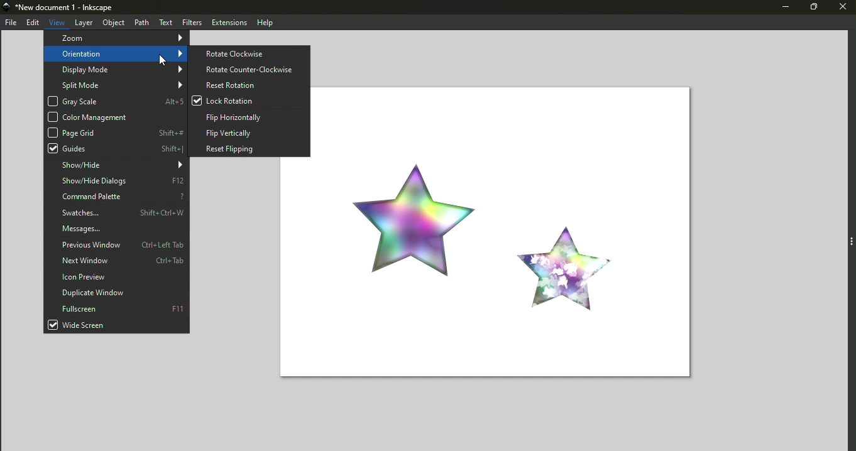 This screenshot has width=856, height=451. Describe the element at coordinates (250, 131) in the screenshot. I see `Flip vertically` at that location.